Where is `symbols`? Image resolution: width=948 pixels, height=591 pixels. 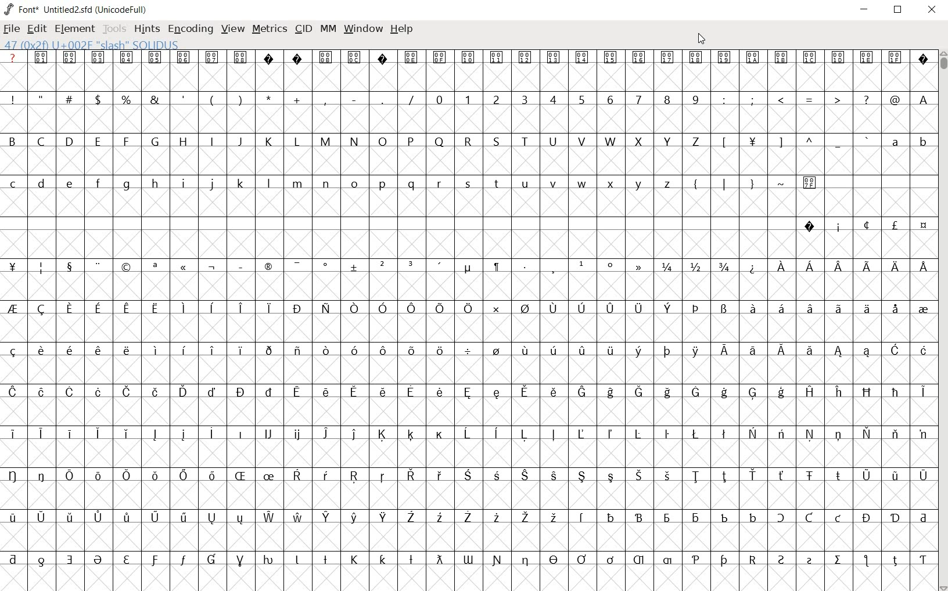
symbols is located at coordinates (753, 182).